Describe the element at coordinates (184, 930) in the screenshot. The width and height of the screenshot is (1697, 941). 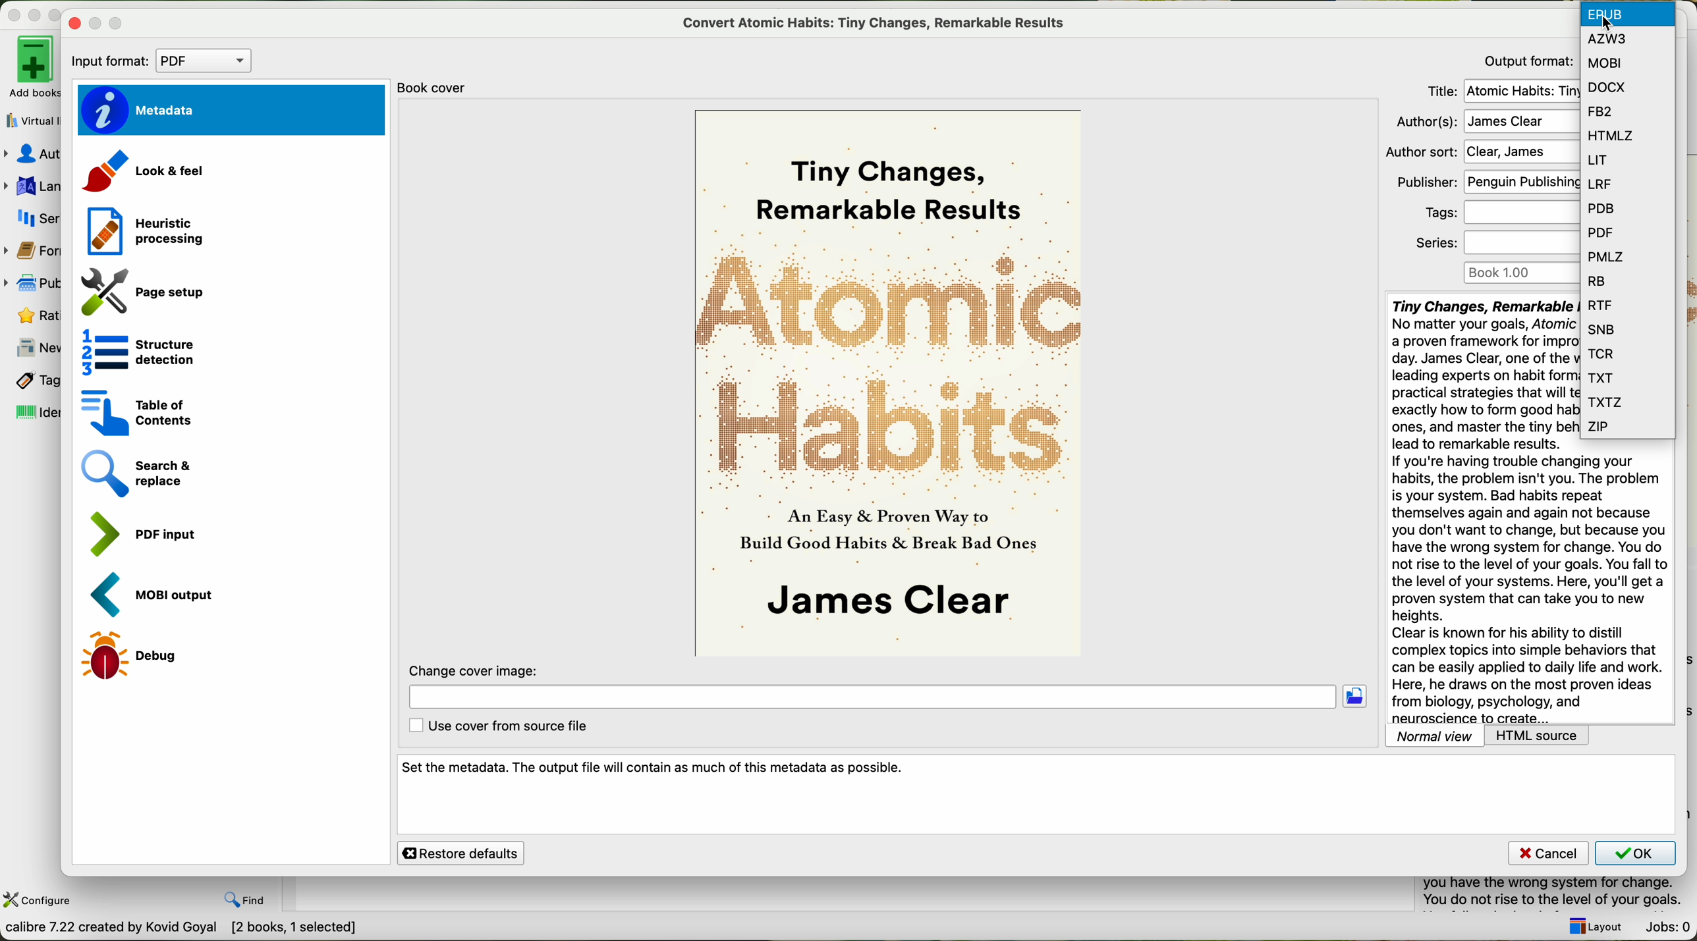
I see `calibre 7.22` at that location.